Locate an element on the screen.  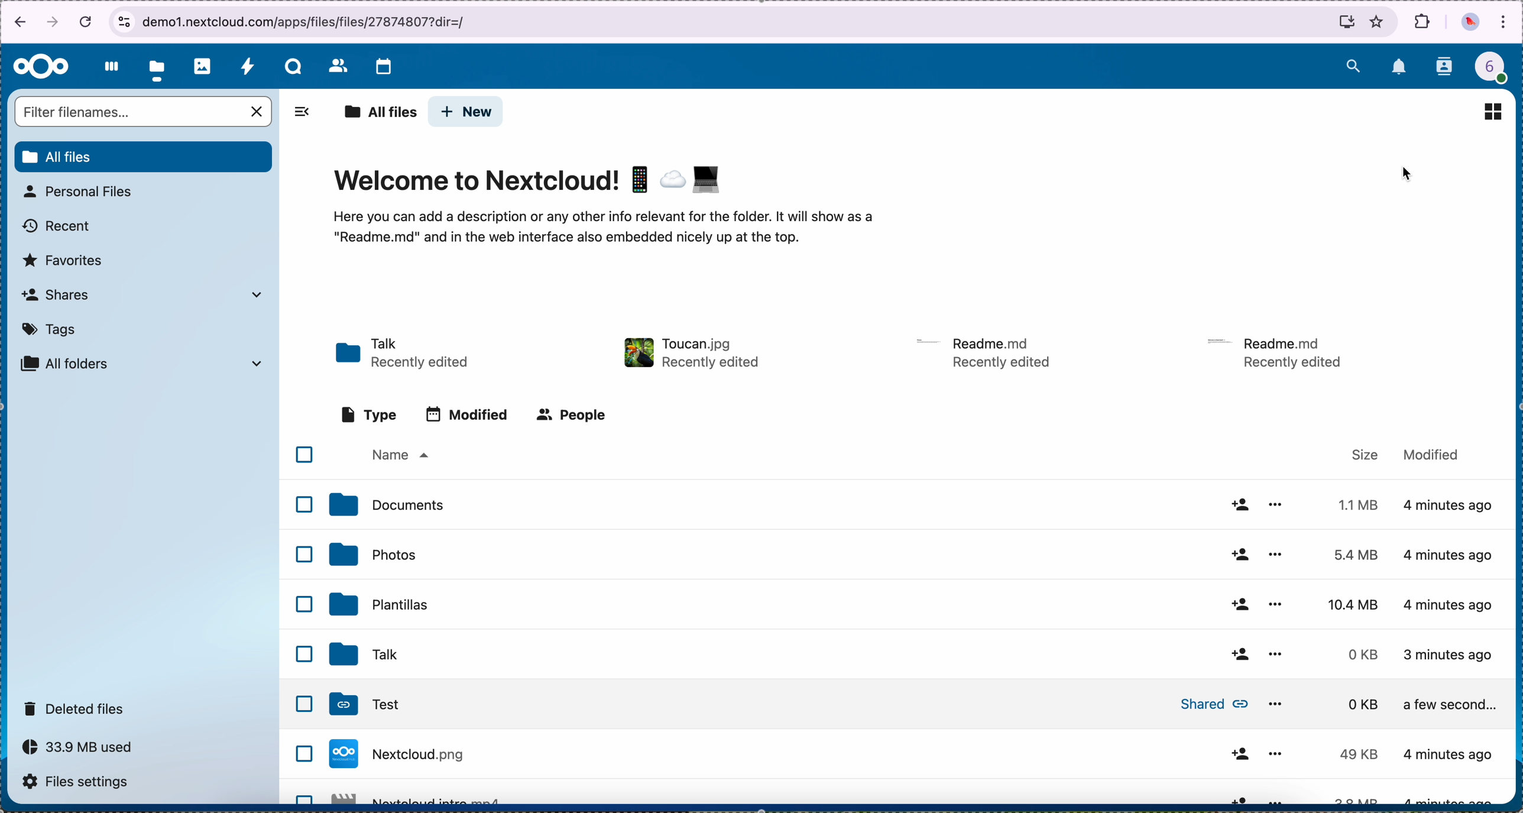
photos is located at coordinates (203, 66).